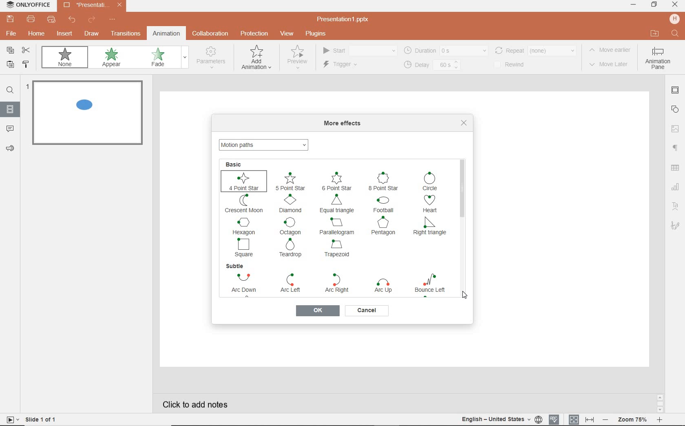  Describe the element at coordinates (37, 35) in the screenshot. I see `home` at that location.